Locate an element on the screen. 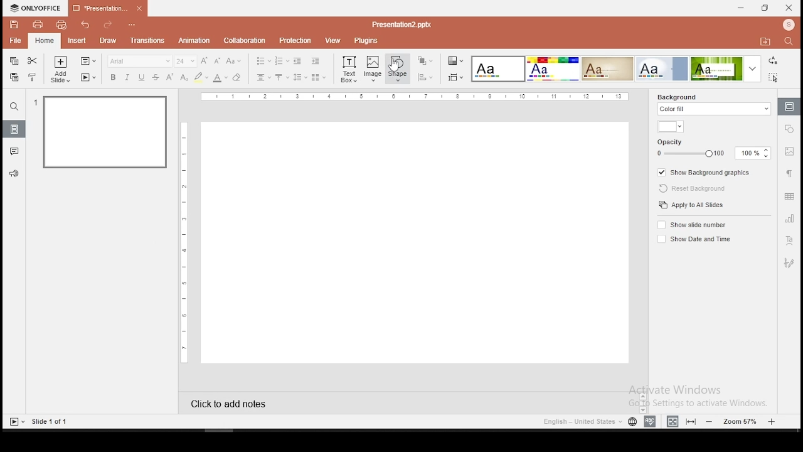 The image size is (803, 452). table settings is located at coordinates (789, 196).